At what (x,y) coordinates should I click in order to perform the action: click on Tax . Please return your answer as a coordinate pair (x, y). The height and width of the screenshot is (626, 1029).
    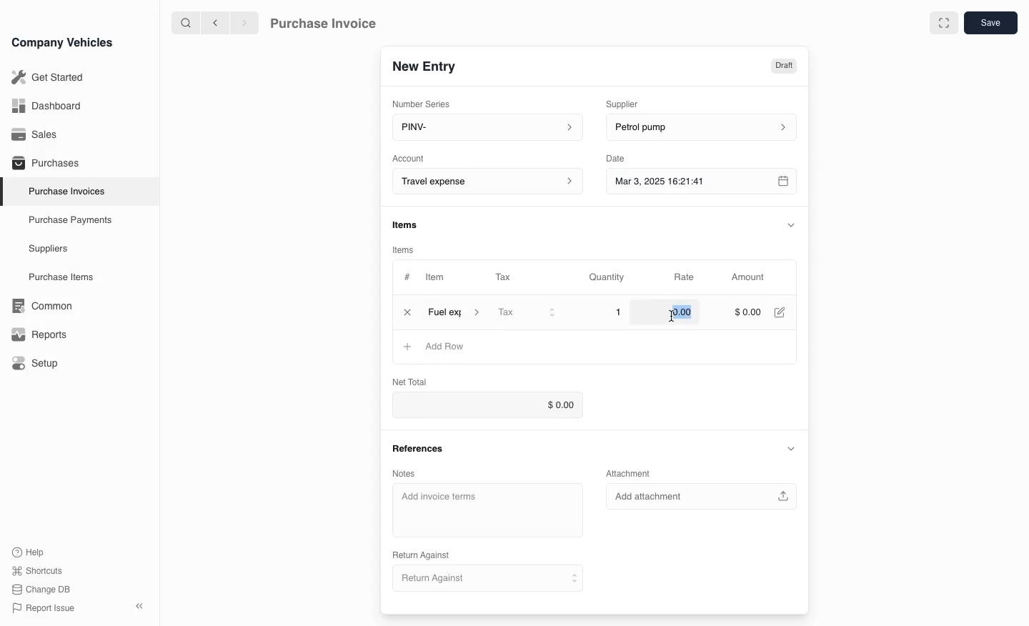
    Looking at the image, I should click on (526, 314).